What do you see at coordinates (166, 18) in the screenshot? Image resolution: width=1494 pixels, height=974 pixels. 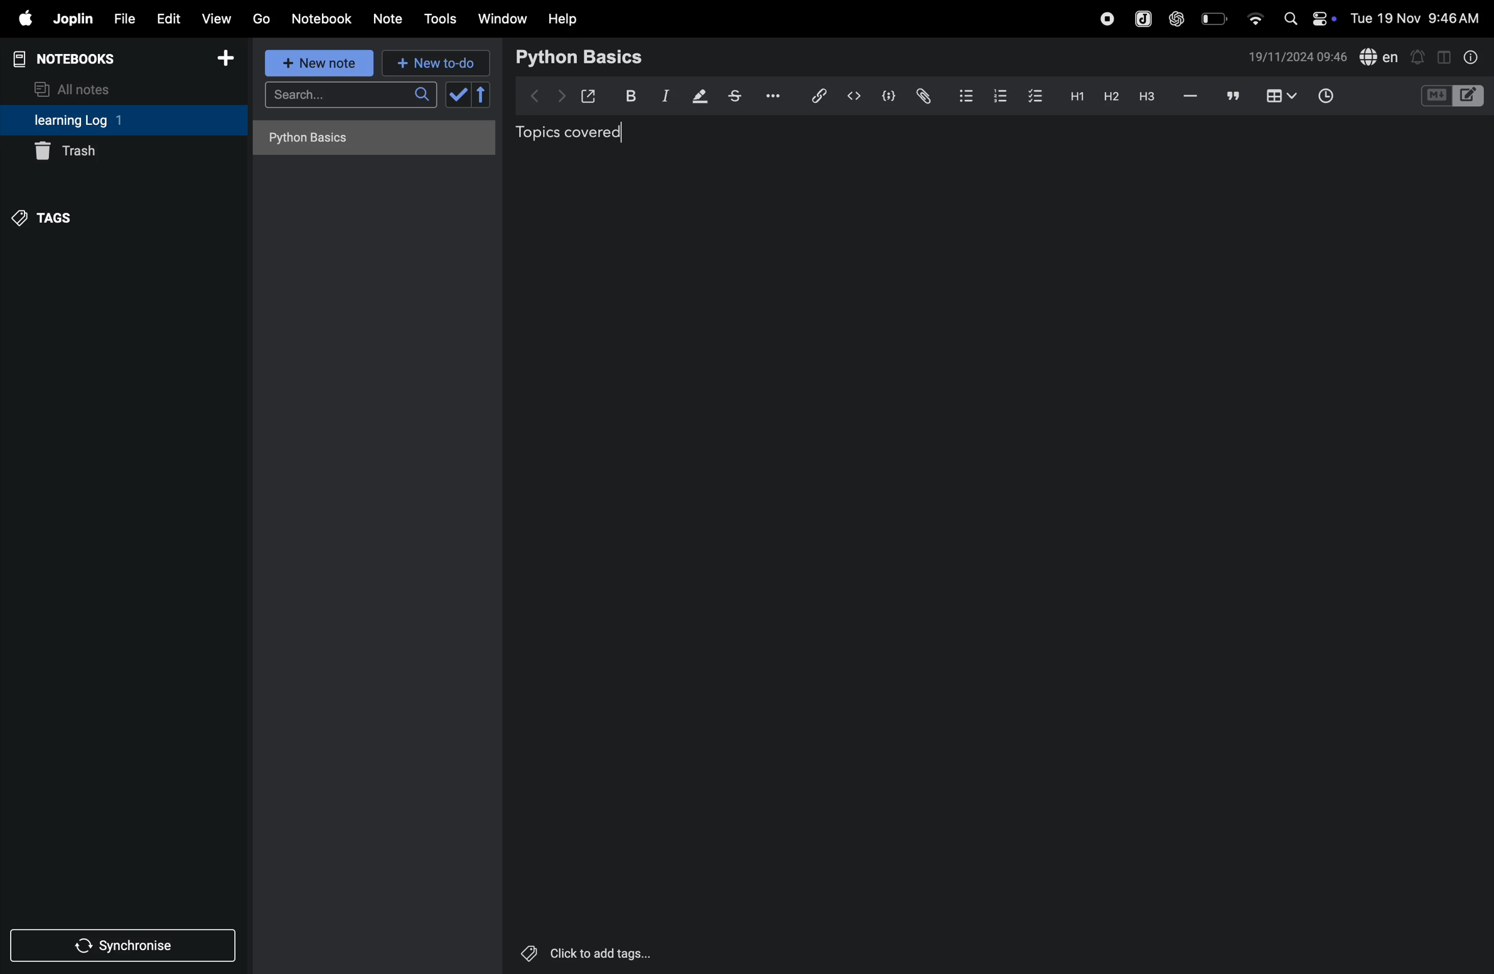 I see `edit` at bounding box center [166, 18].